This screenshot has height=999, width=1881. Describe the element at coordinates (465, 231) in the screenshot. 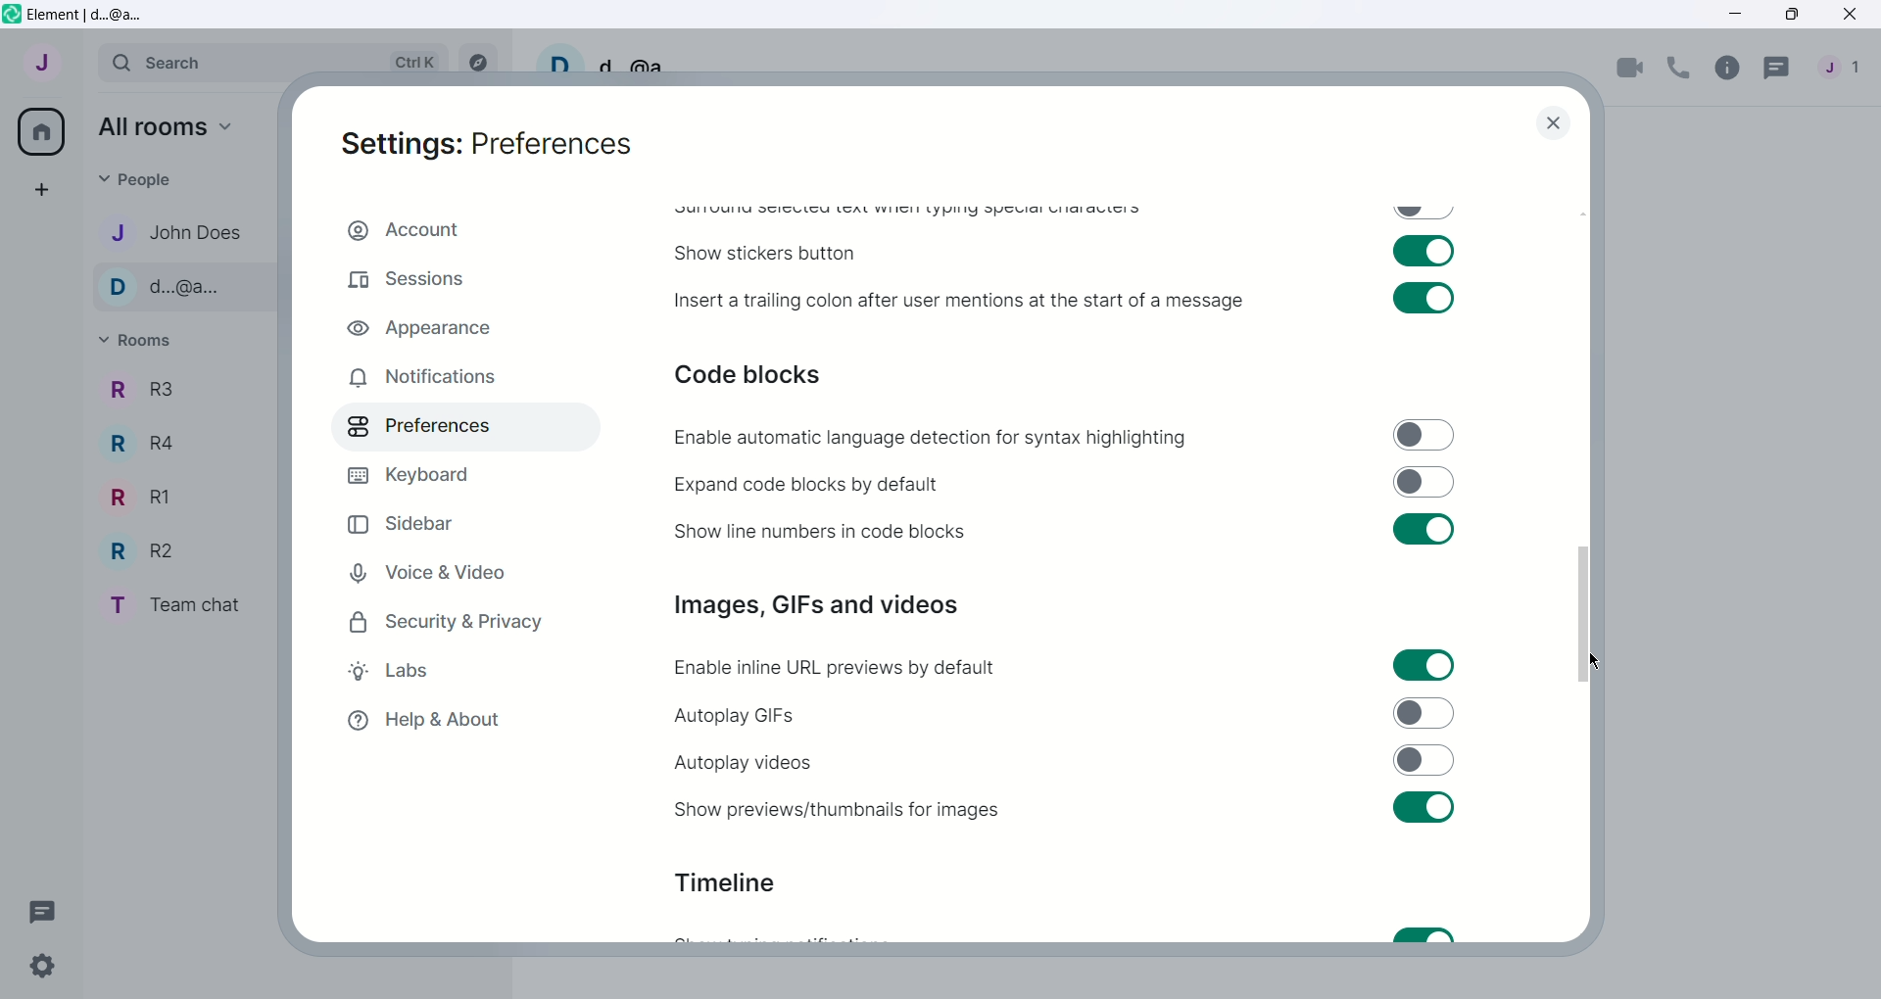

I see `Account ` at that location.